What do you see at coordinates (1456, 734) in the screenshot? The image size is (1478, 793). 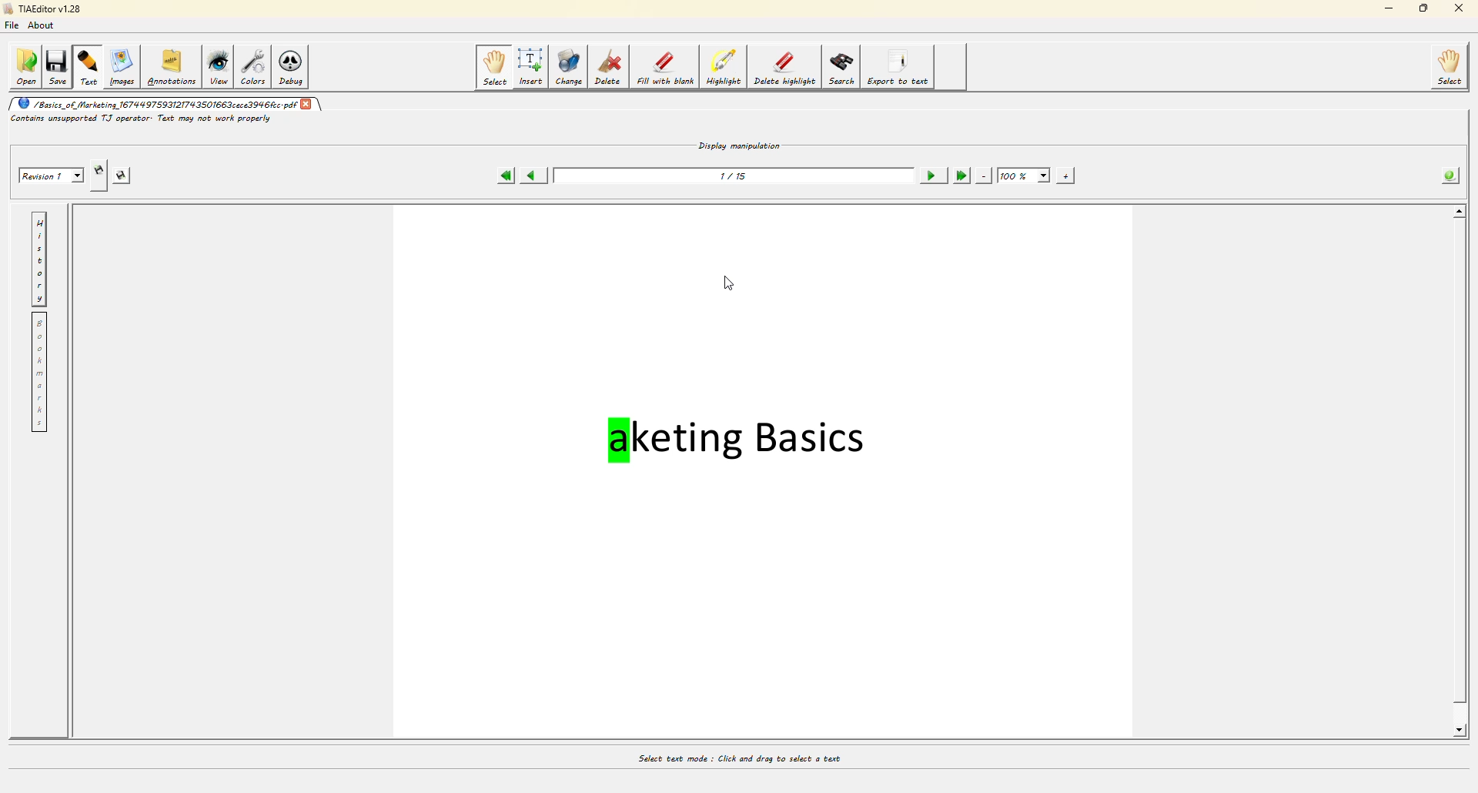 I see `move down` at bounding box center [1456, 734].